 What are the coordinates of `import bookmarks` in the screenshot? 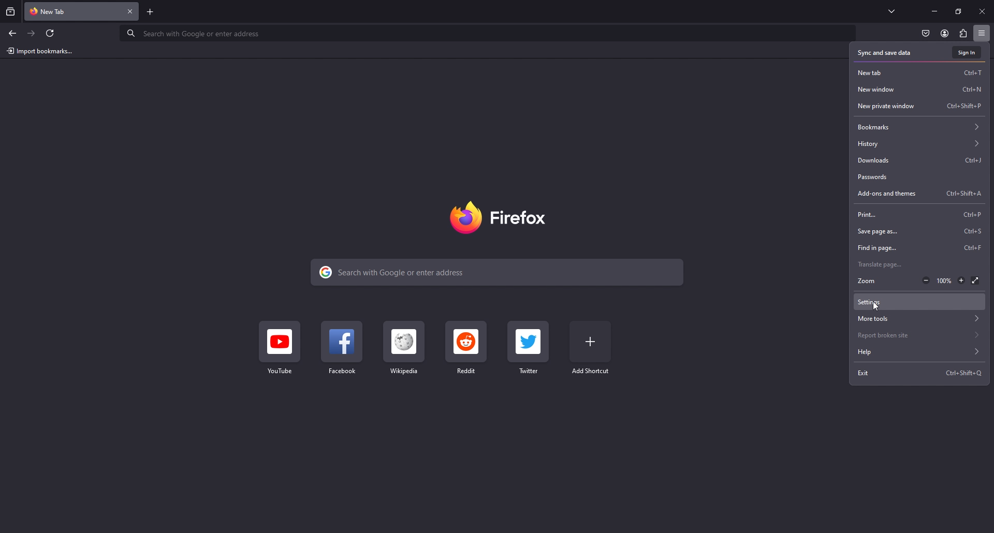 It's located at (42, 50).